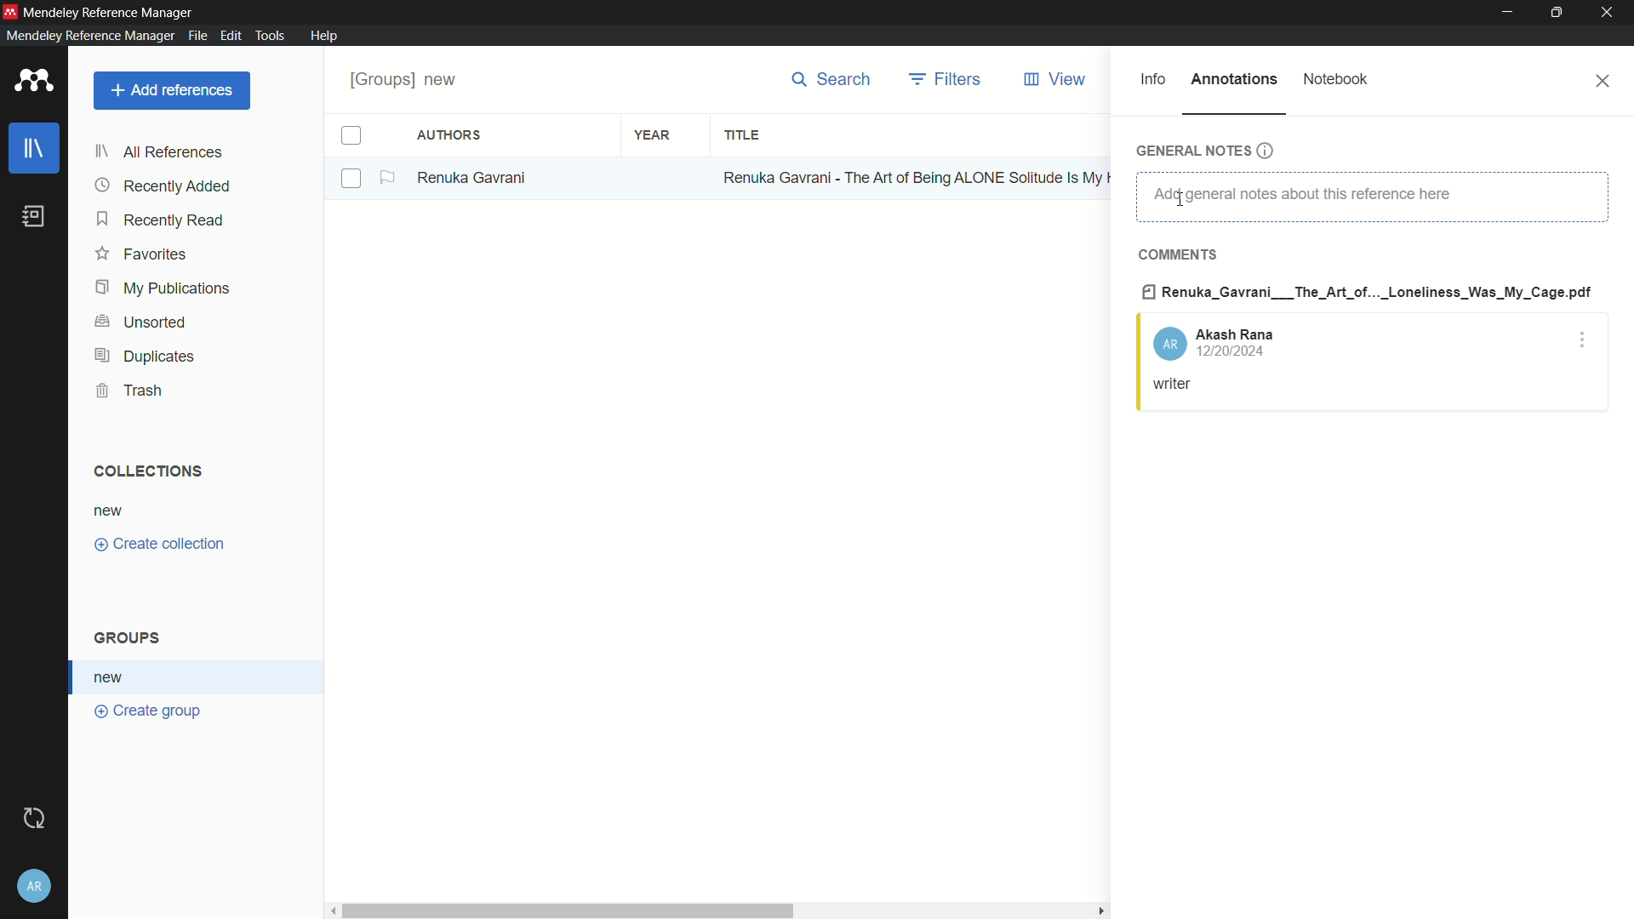  Describe the element at coordinates (1584, 341) in the screenshot. I see `more options` at that location.